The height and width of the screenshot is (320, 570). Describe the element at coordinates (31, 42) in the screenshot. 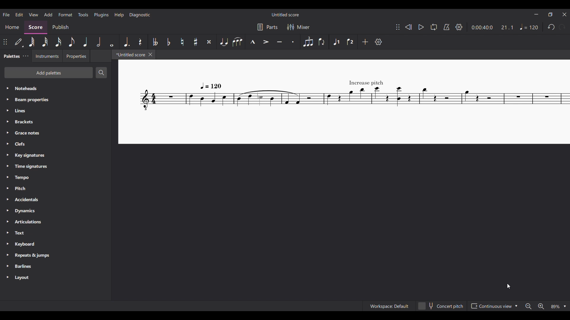

I see `64th note` at that location.